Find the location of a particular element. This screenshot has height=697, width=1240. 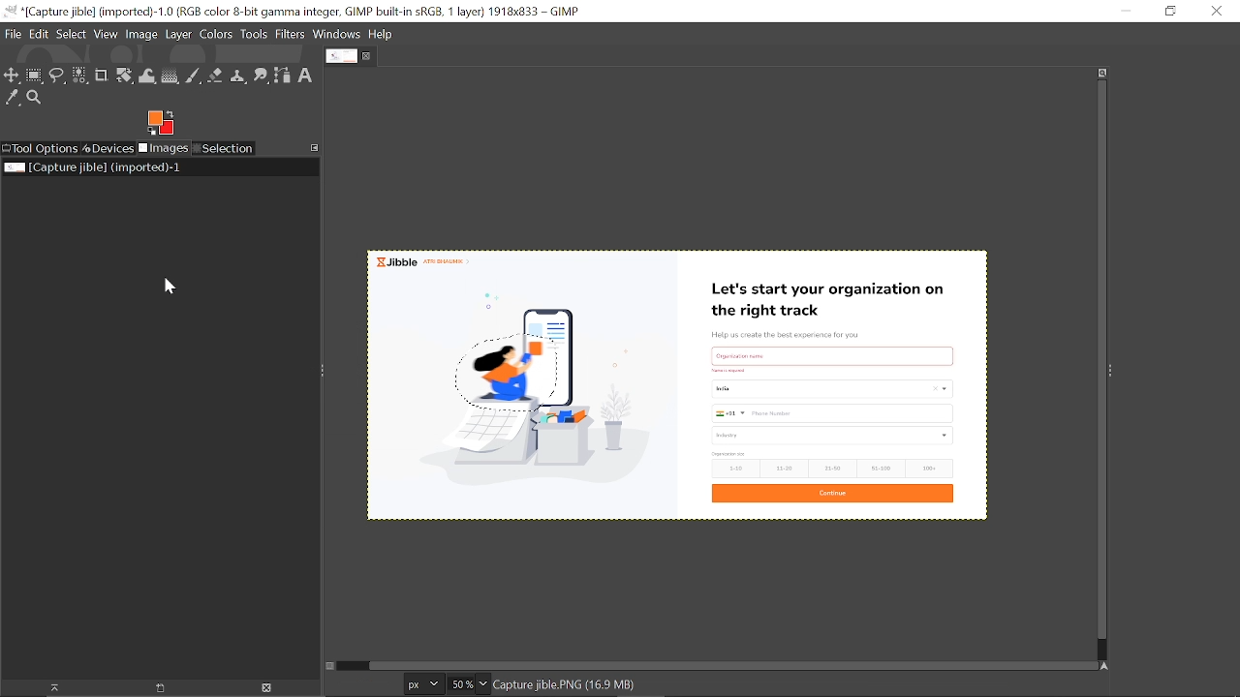

restore down is located at coordinates (1169, 11).